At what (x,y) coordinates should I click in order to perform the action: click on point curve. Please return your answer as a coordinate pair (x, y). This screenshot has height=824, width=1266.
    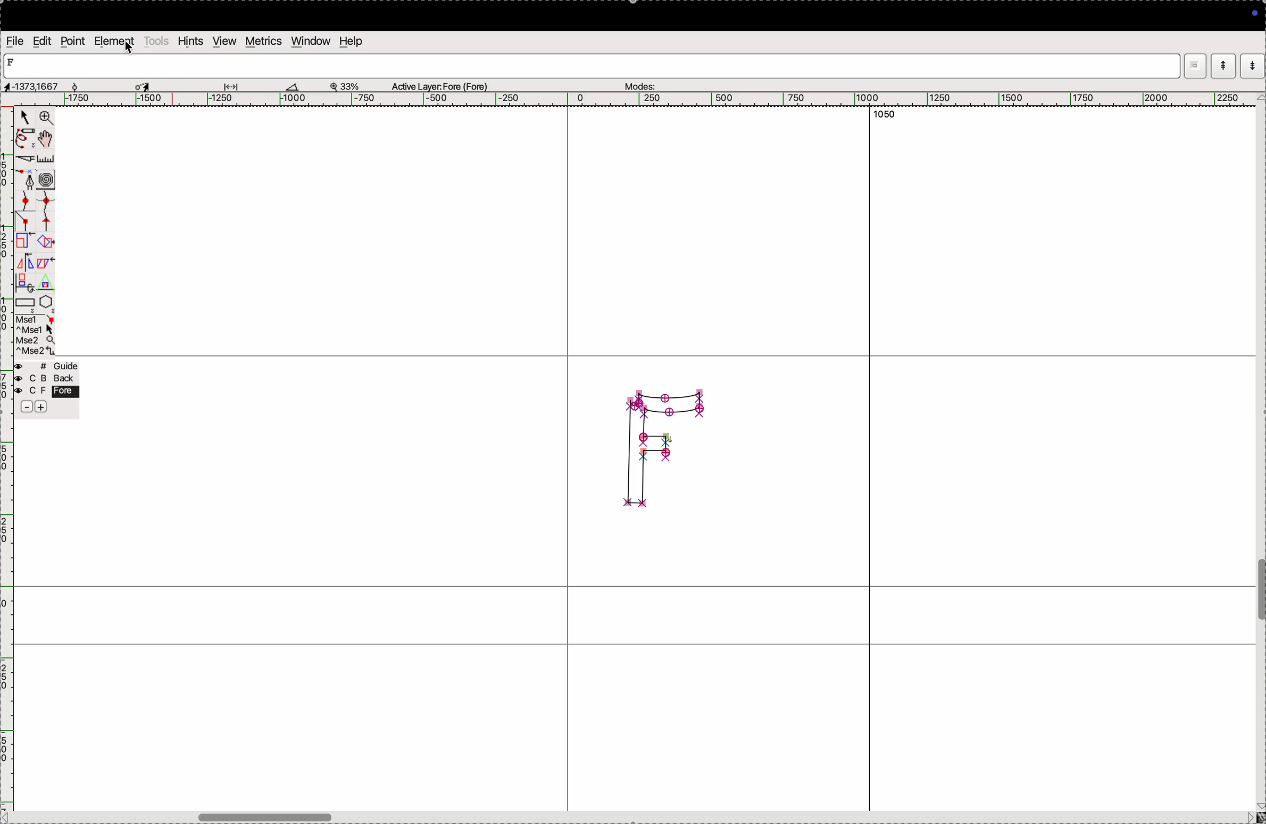
    Looking at the image, I should click on (27, 201).